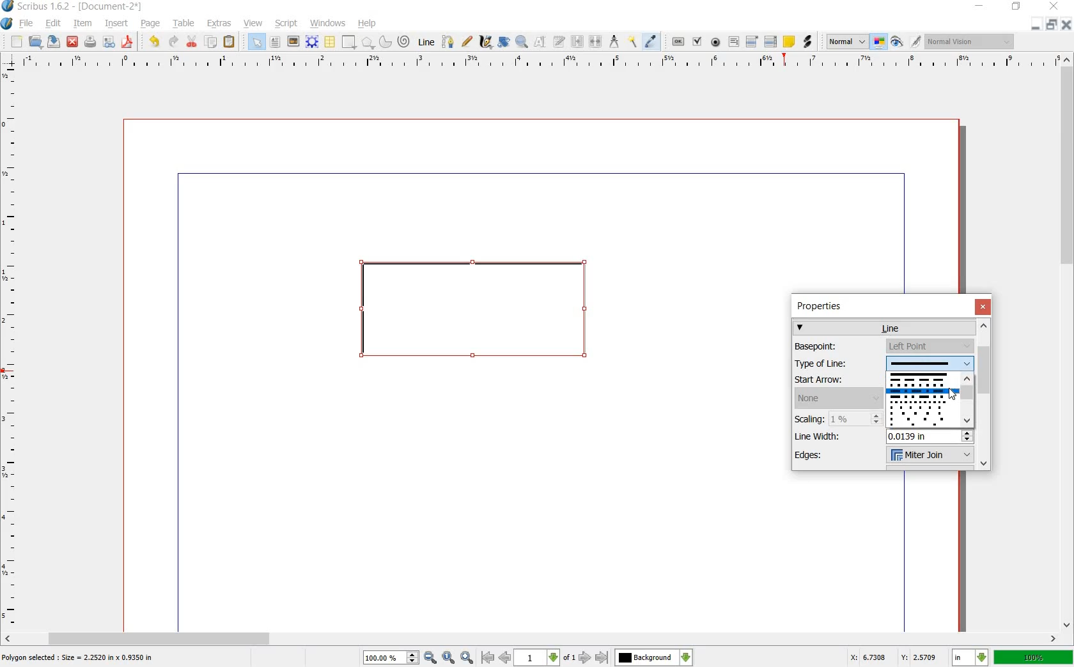  Describe the element at coordinates (733, 42) in the screenshot. I see `PDF TEXT FIELD` at that location.